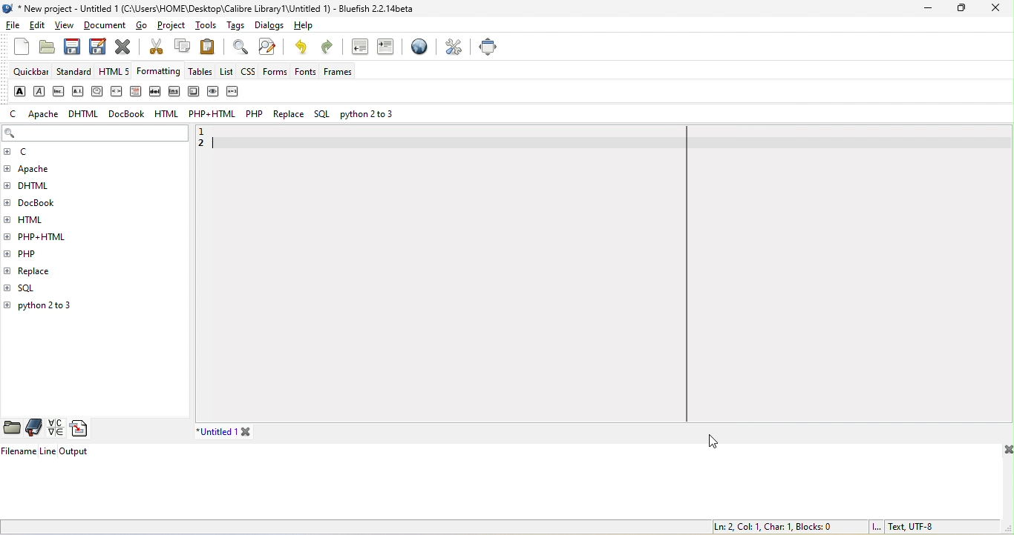 The image size is (1014, 535). I want to click on unindent, so click(358, 48).